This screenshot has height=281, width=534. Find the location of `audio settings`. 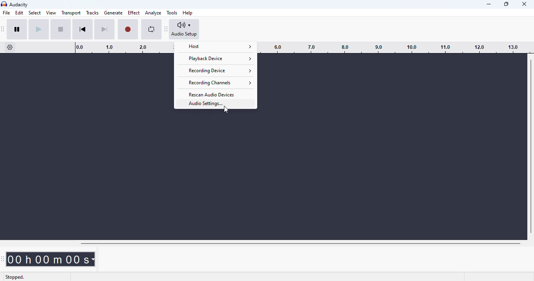

audio settings is located at coordinates (215, 103).